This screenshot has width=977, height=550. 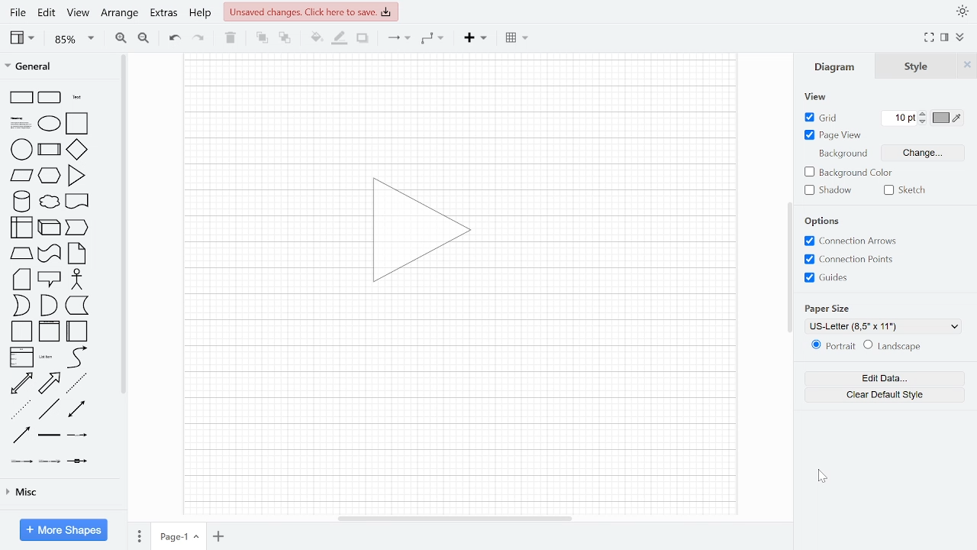 What do you see at coordinates (49, 228) in the screenshot?
I see `Cube` at bounding box center [49, 228].